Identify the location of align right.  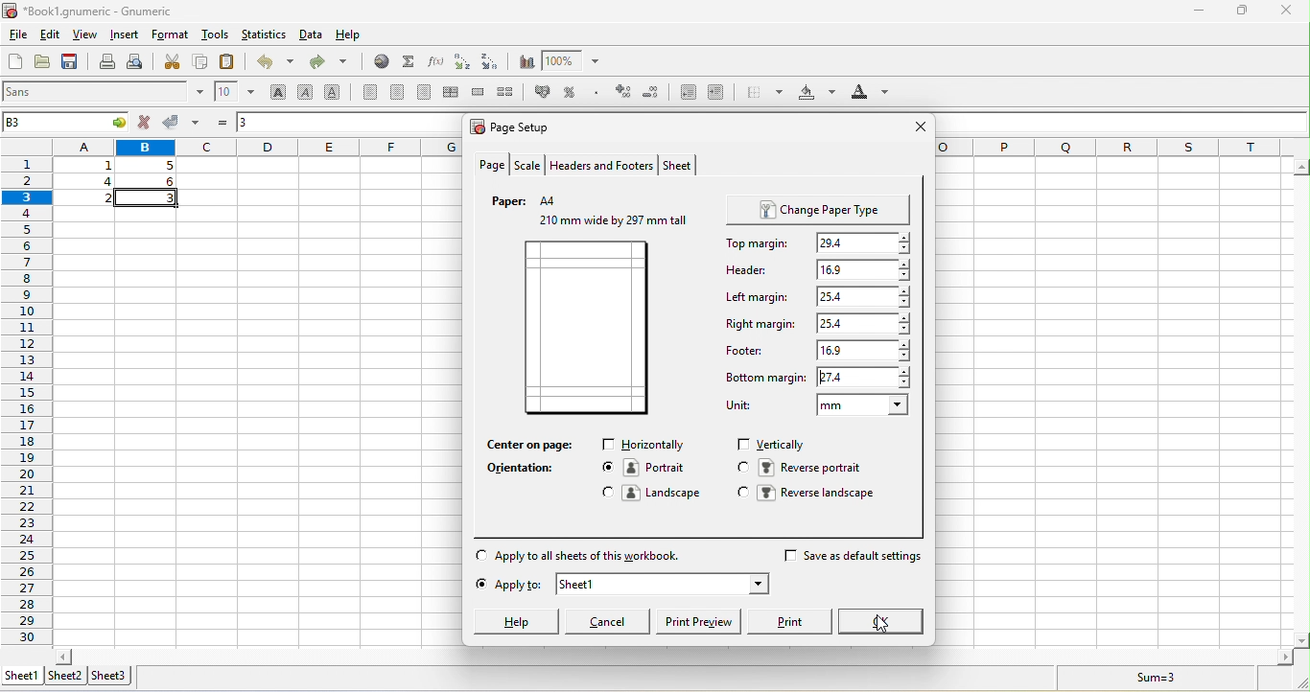
(426, 93).